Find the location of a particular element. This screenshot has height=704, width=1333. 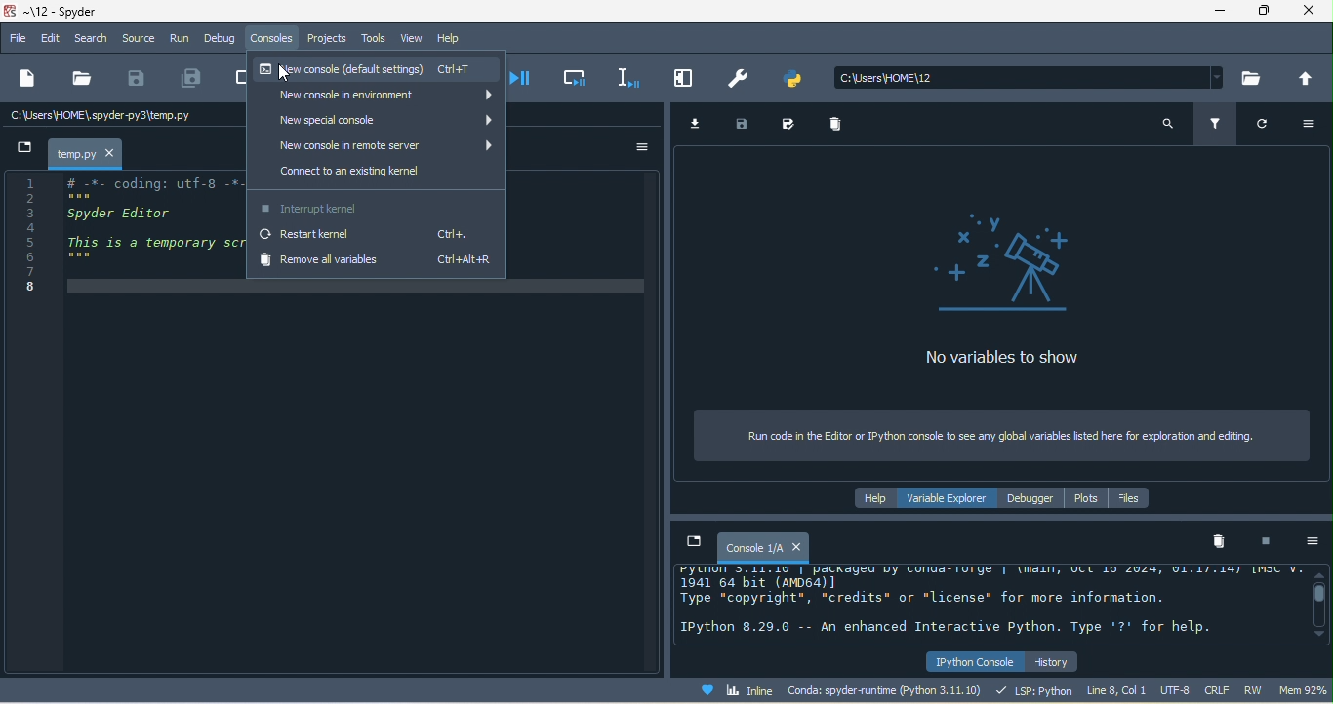

option is located at coordinates (1313, 543).